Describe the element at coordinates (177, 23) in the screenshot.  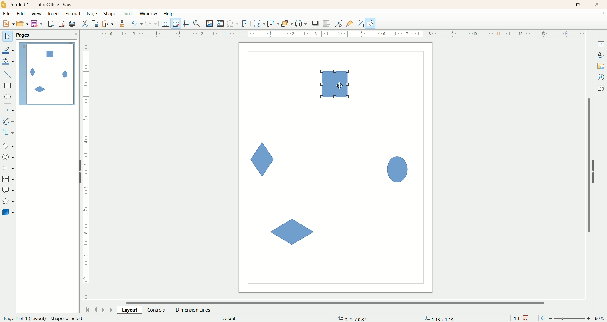
I see `snap to grid` at that location.